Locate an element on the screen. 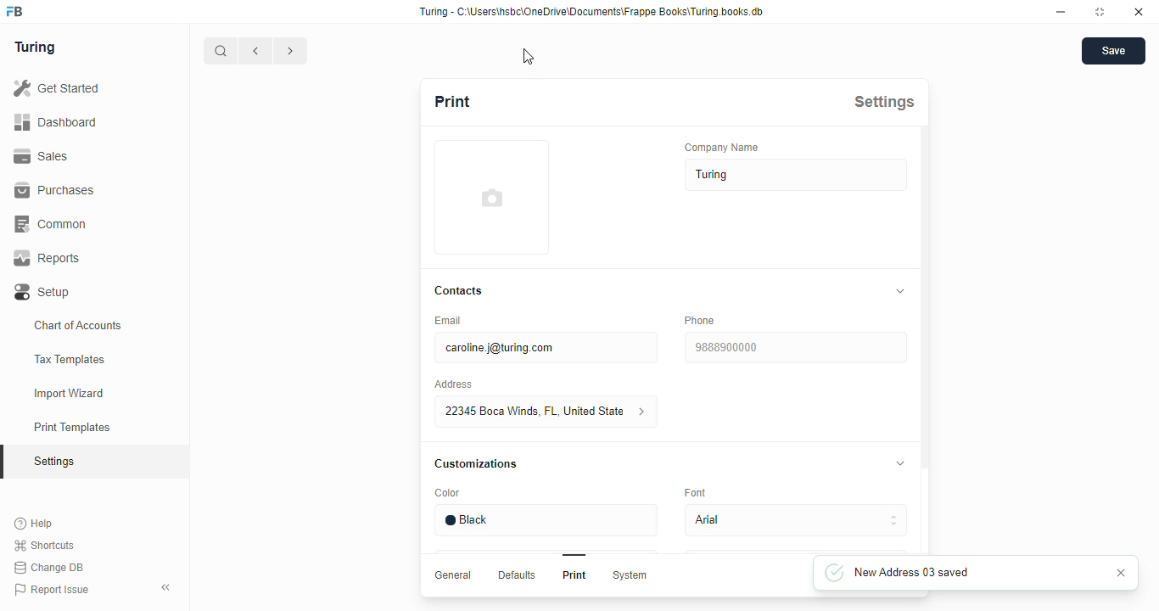 The width and height of the screenshot is (1159, 611). System is located at coordinates (631, 576).